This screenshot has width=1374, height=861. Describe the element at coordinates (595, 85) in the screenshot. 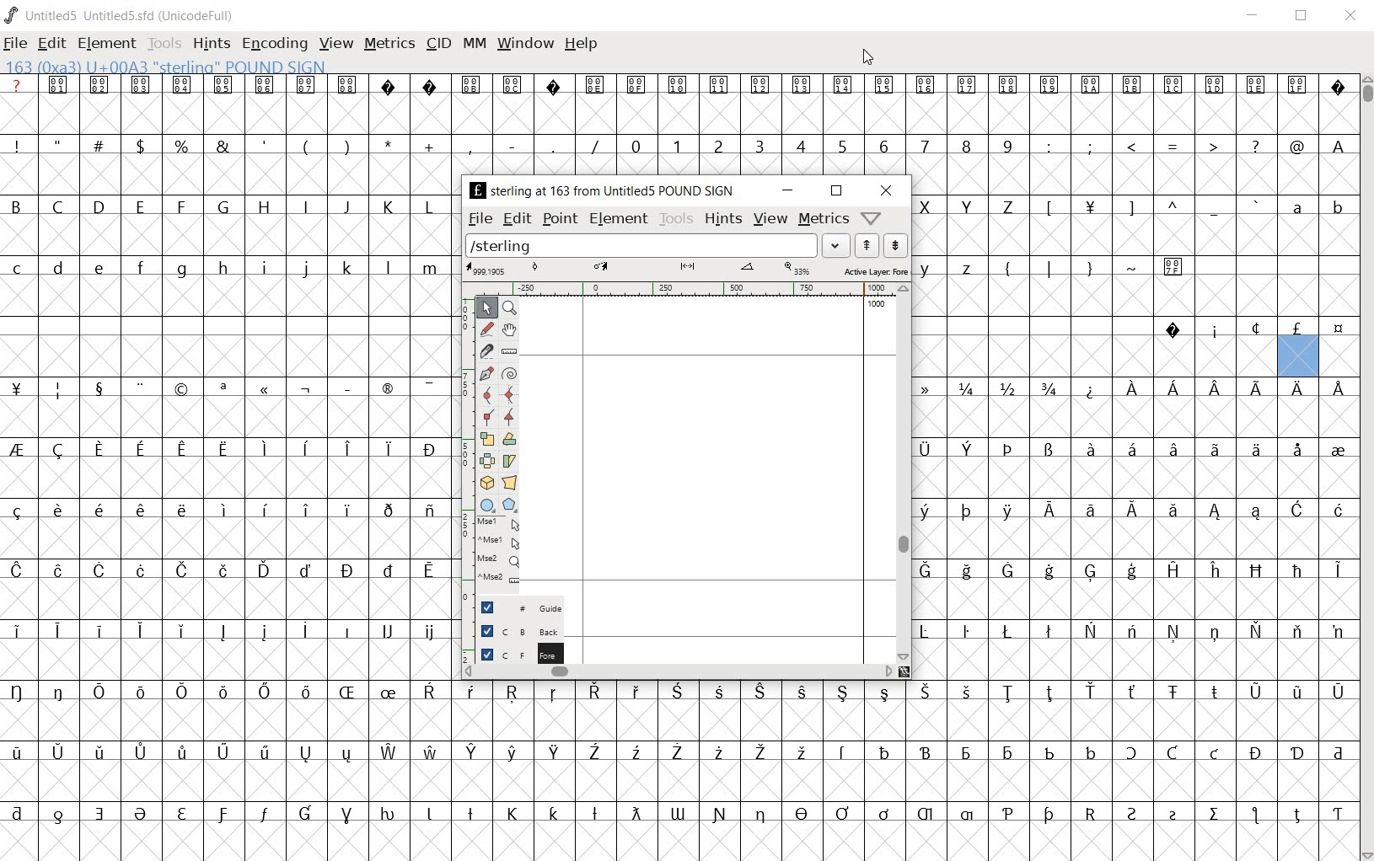

I see `Symbol` at that location.